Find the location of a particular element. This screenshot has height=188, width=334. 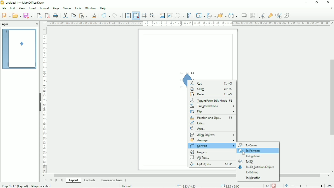

Flip is located at coordinates (212, 112).